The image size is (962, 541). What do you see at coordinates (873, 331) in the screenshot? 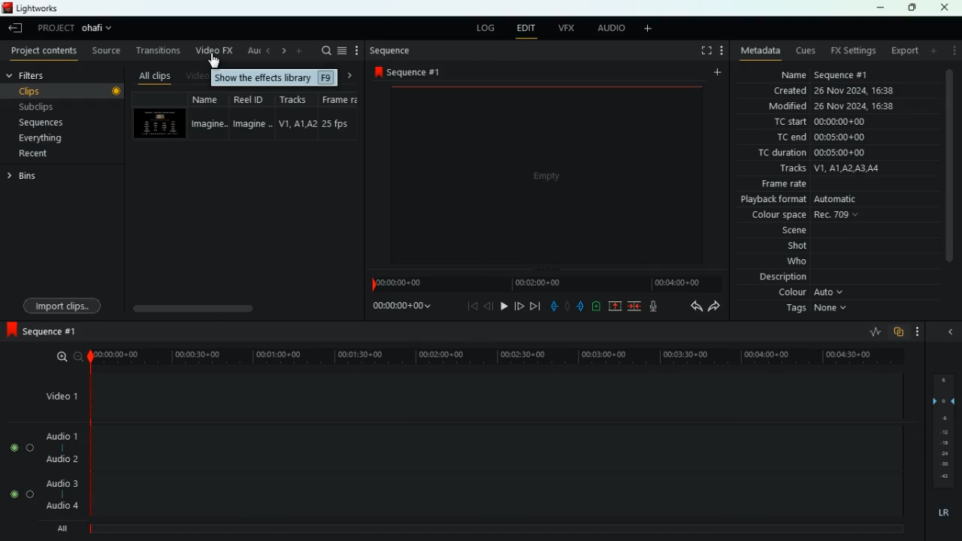
I see `ray` at bounding box center [873, 331].